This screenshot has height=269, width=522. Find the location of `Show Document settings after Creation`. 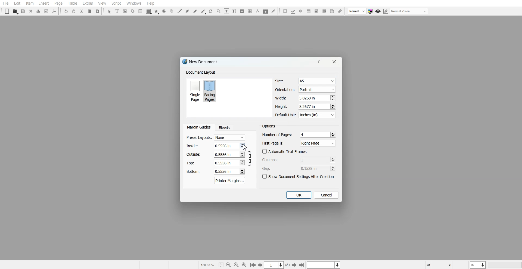

Show Document settings after Creation is located at coordinates (299, 177).